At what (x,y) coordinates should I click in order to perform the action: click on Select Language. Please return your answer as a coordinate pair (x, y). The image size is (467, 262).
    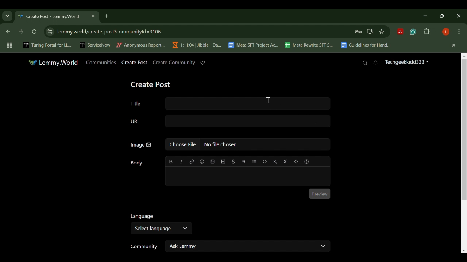
    Looking at the image, I should click on (161, 229).